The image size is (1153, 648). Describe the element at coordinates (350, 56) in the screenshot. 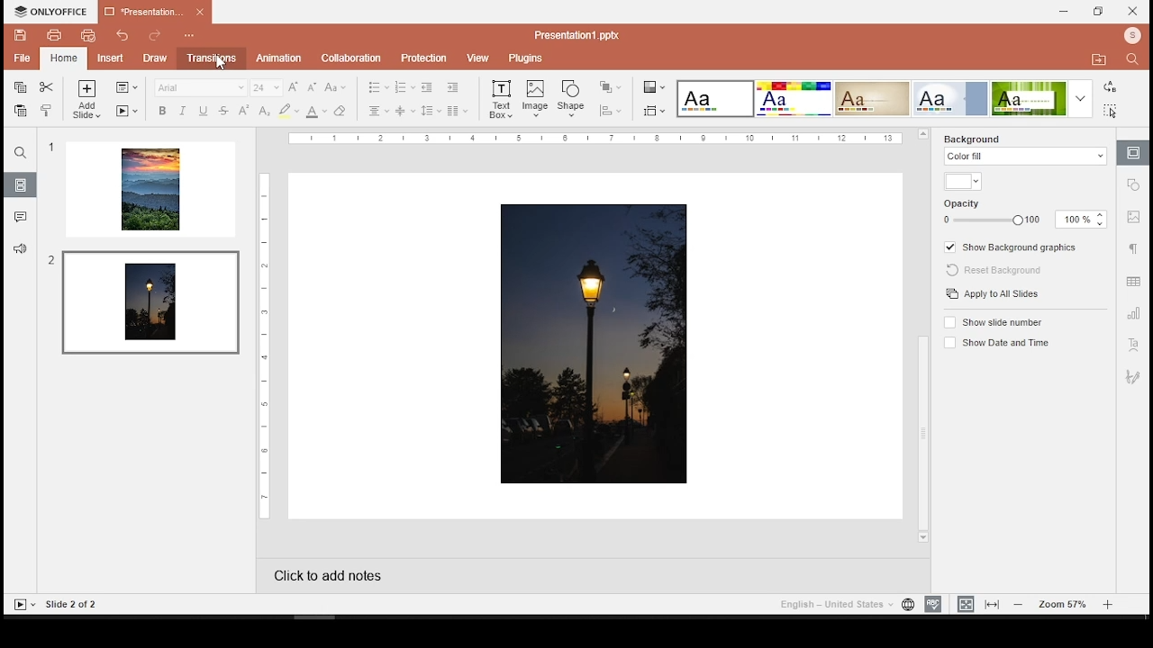

I see `collaboration` at that location.